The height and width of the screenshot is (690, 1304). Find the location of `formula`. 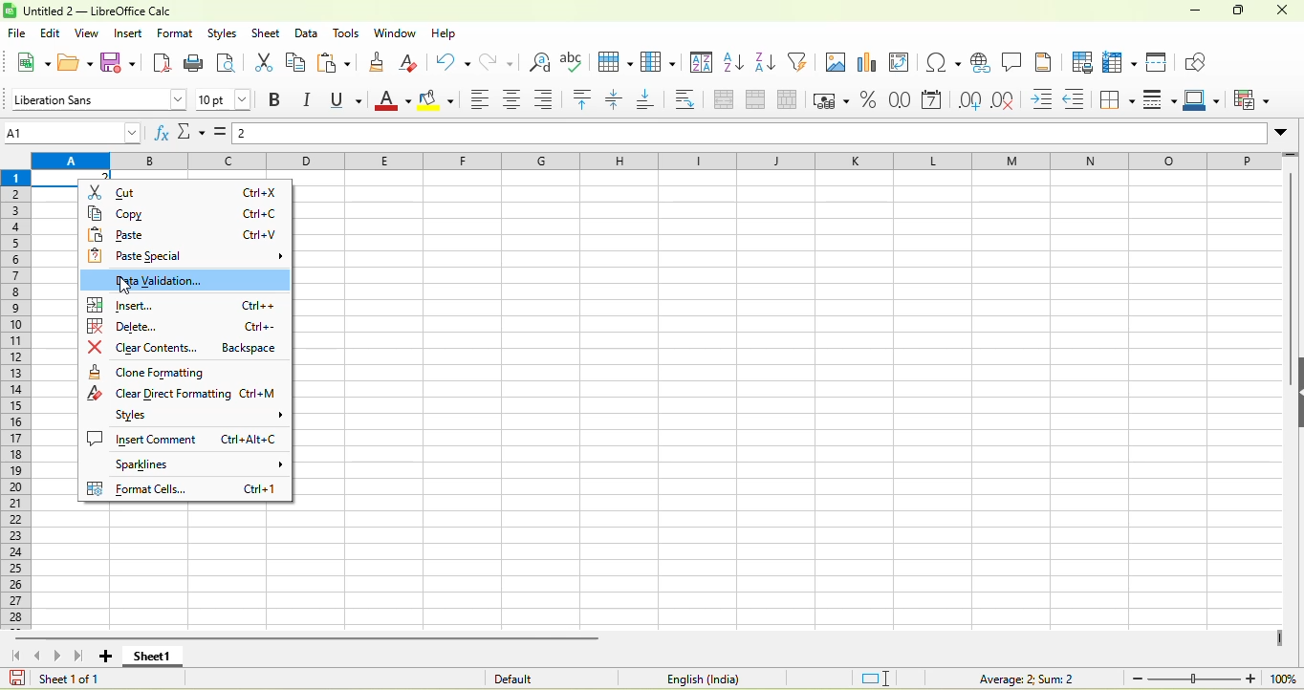

formula is located at coordinates (1032, 677).